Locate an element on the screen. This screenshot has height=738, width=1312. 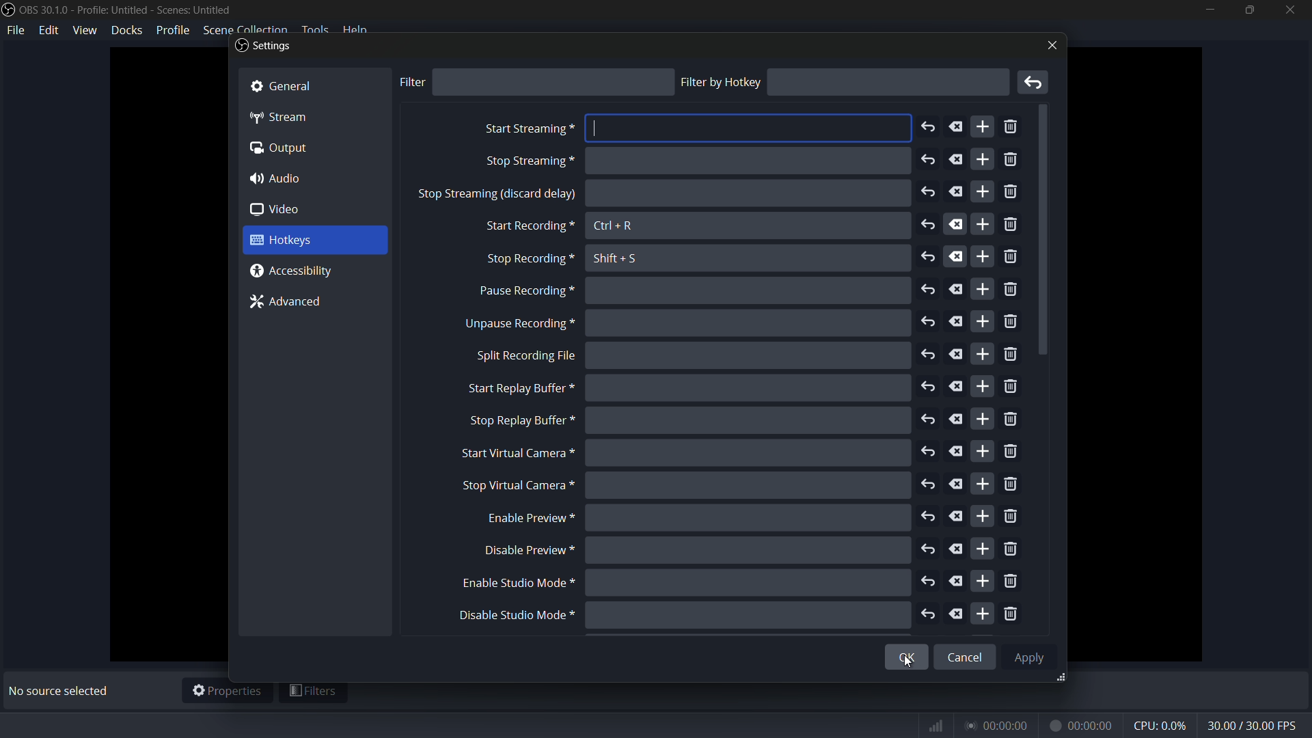
delete is located at coordinates (957, 386).